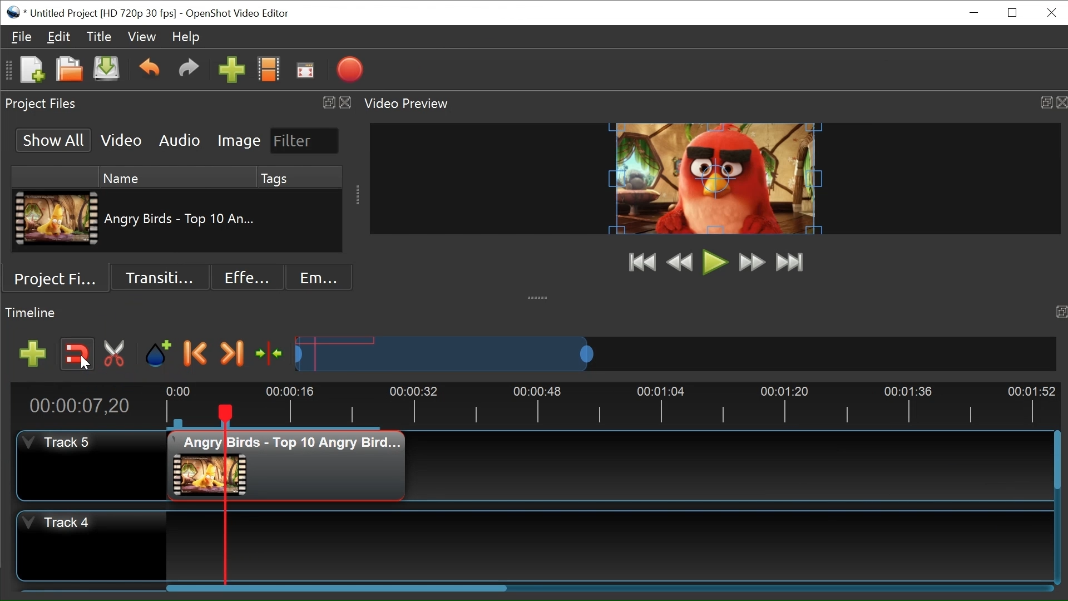 This screenshot has height=601, width=1068. I want to click on Emoji, so click(318, 277).